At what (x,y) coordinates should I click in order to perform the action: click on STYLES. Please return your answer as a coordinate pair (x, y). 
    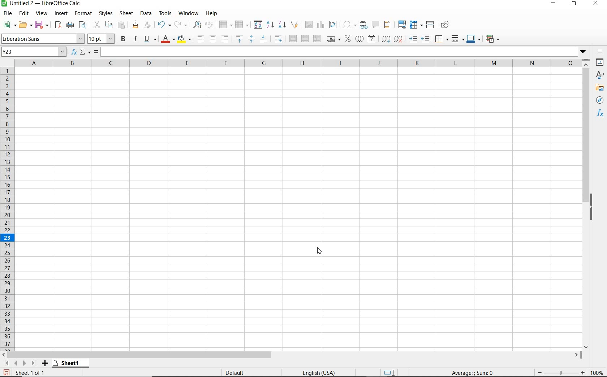
    Looking at the image, I should click on (106, 13).